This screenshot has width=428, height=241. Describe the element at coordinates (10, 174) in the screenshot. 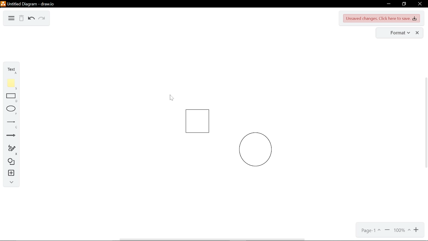

I see `insert` at that location.